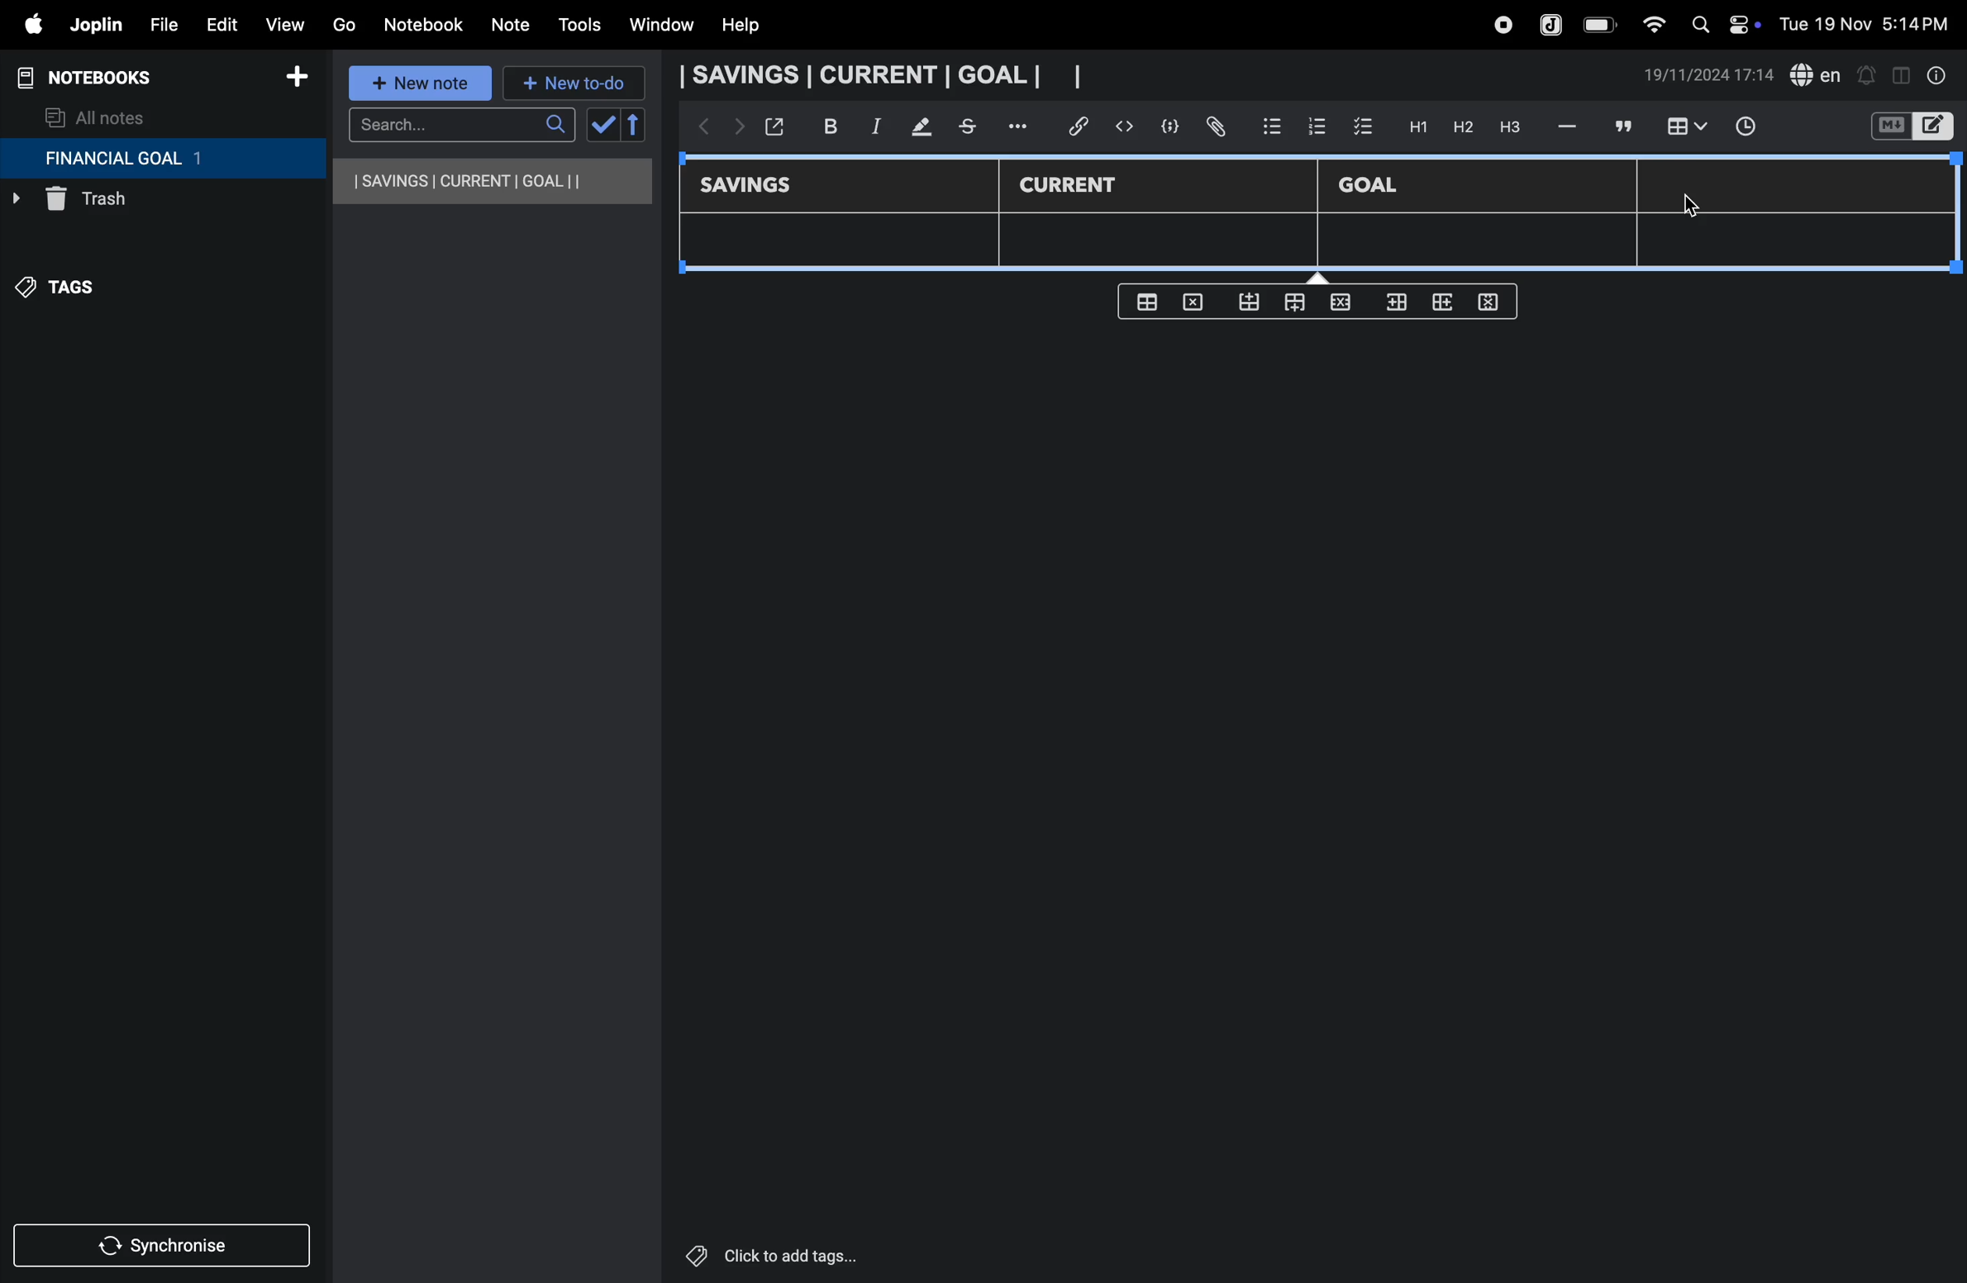 This screenshot has width=1967, height=1283. What do you see at coordinates (1379, 187) in the screenshot?
I see `Goal` at bounding box center [1379, 187].